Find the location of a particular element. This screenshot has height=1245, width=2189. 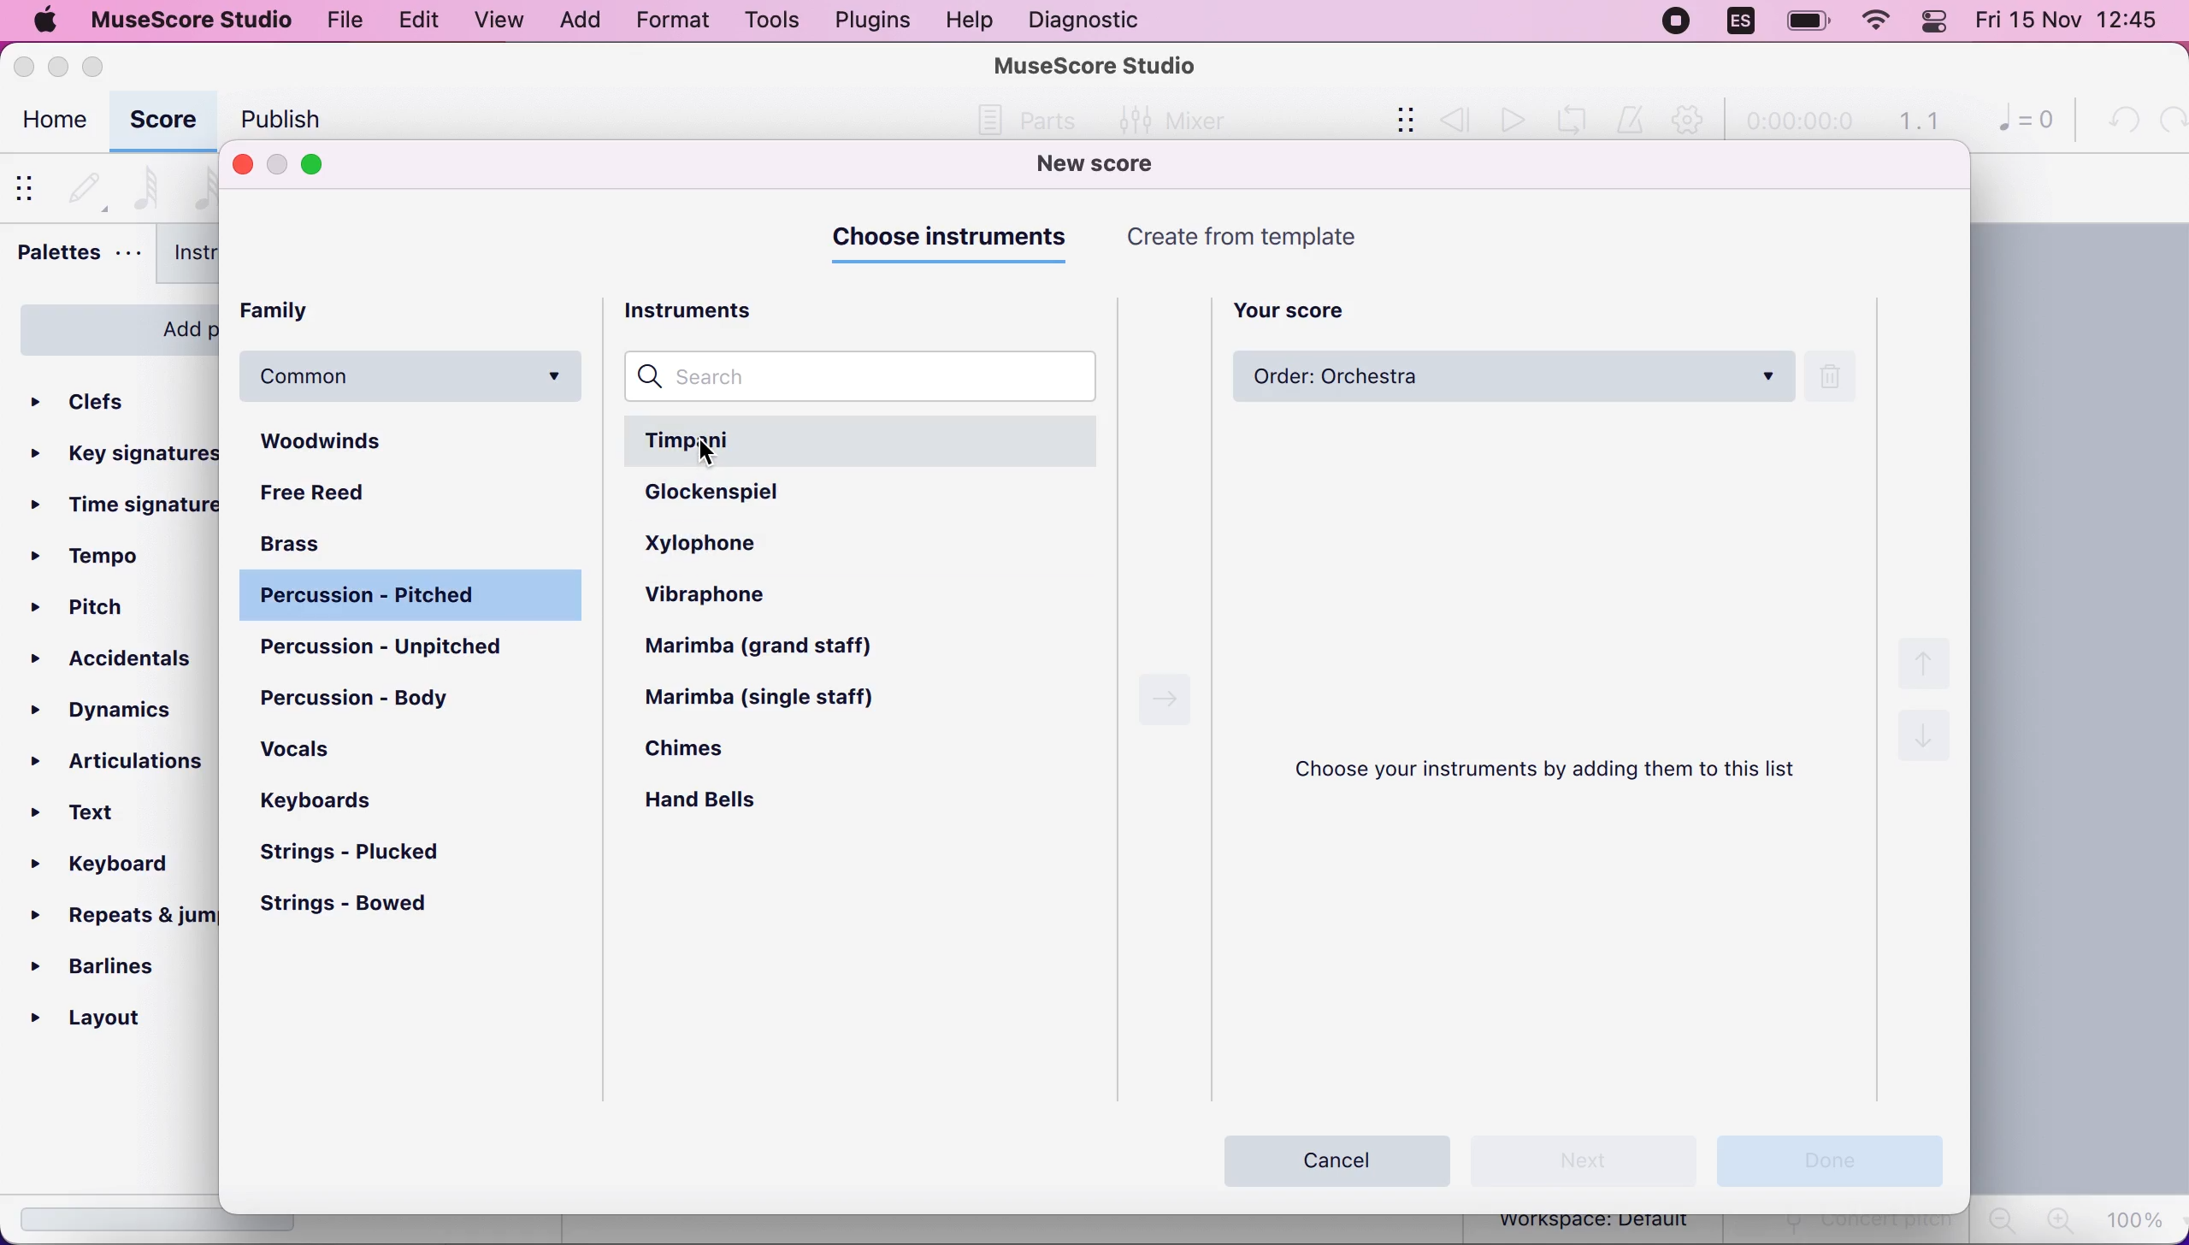

keyboards is located at coordinates (320, 802).